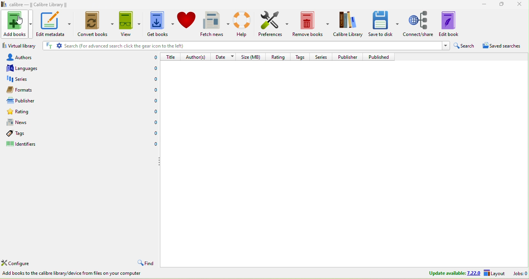 This screenshot has width=529, height=279. What do you see at coordinates (33, 112) in the screenshot?
I see `rating` at bounding box center [33, 112].